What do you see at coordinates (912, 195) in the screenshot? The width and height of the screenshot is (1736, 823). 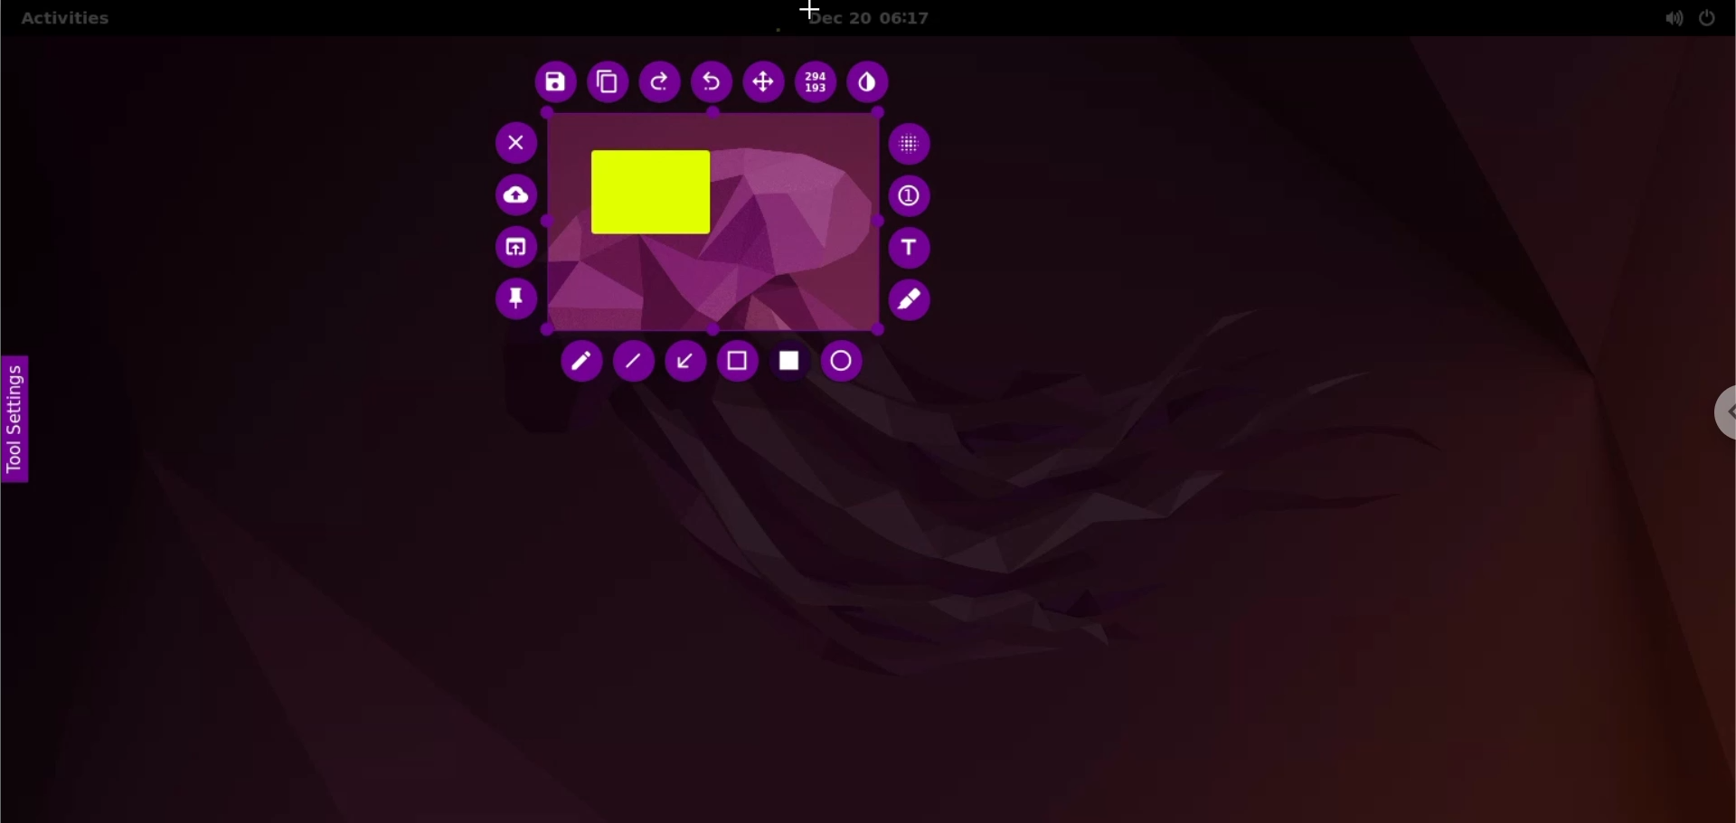 I see `auto increment` at bounding box center [912, 195].